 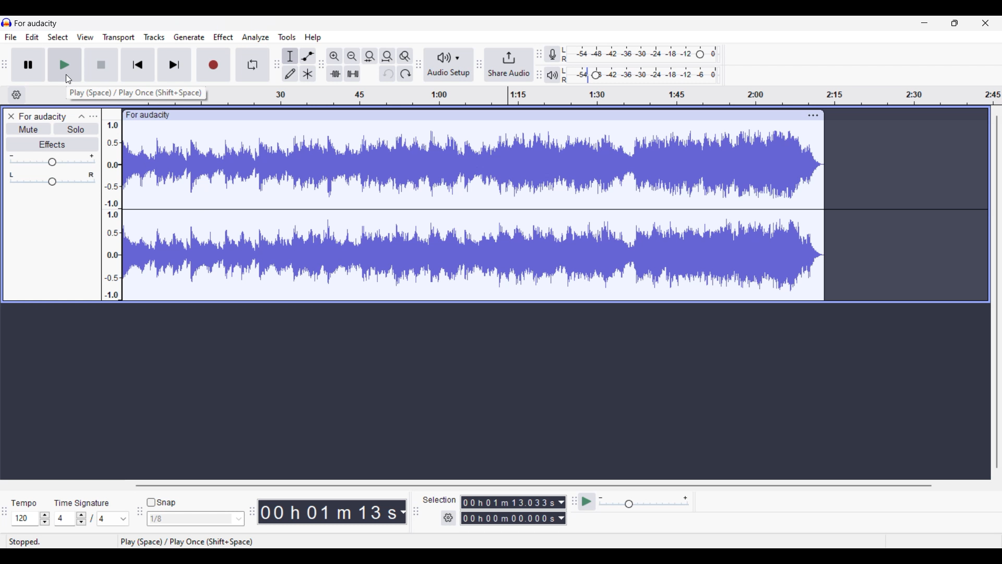 I want to click on Select menu, so click(x=58, y=37).